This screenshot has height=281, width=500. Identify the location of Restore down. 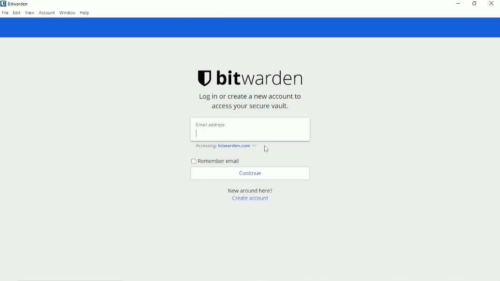
(475, 4).